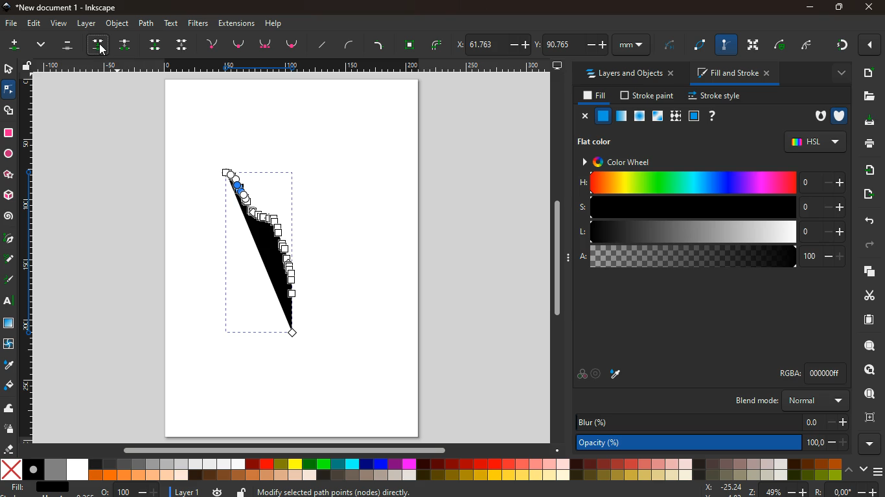  I want to click on glass, so click(659, 116).